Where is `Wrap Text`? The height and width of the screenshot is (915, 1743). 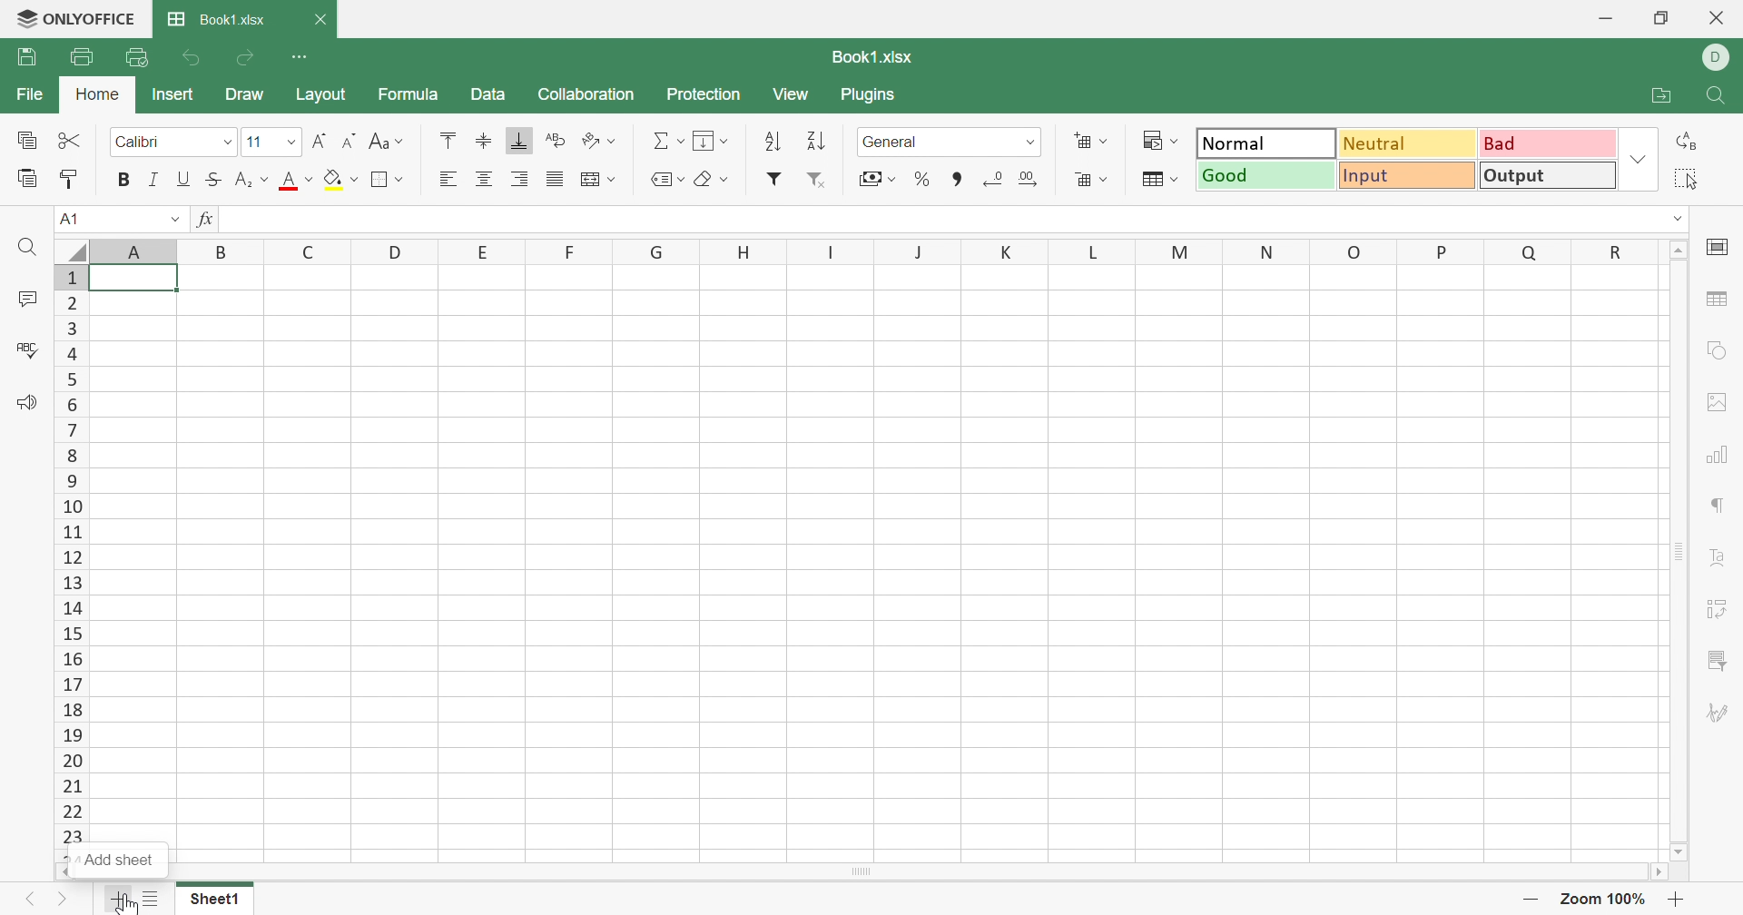
Wrap Text is located at coordinates (553, 139).